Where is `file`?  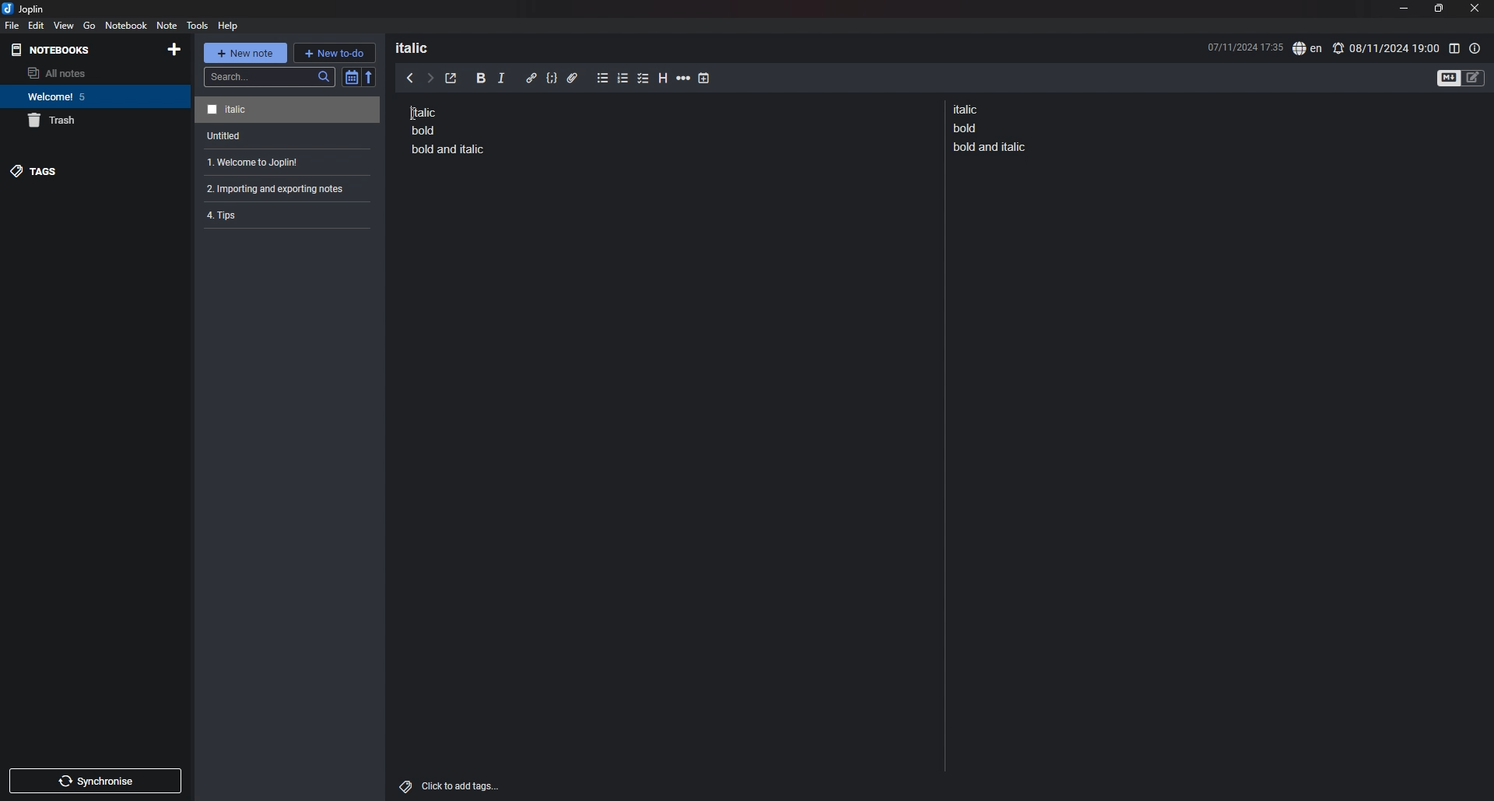 file is located at coordinates (12, 25).